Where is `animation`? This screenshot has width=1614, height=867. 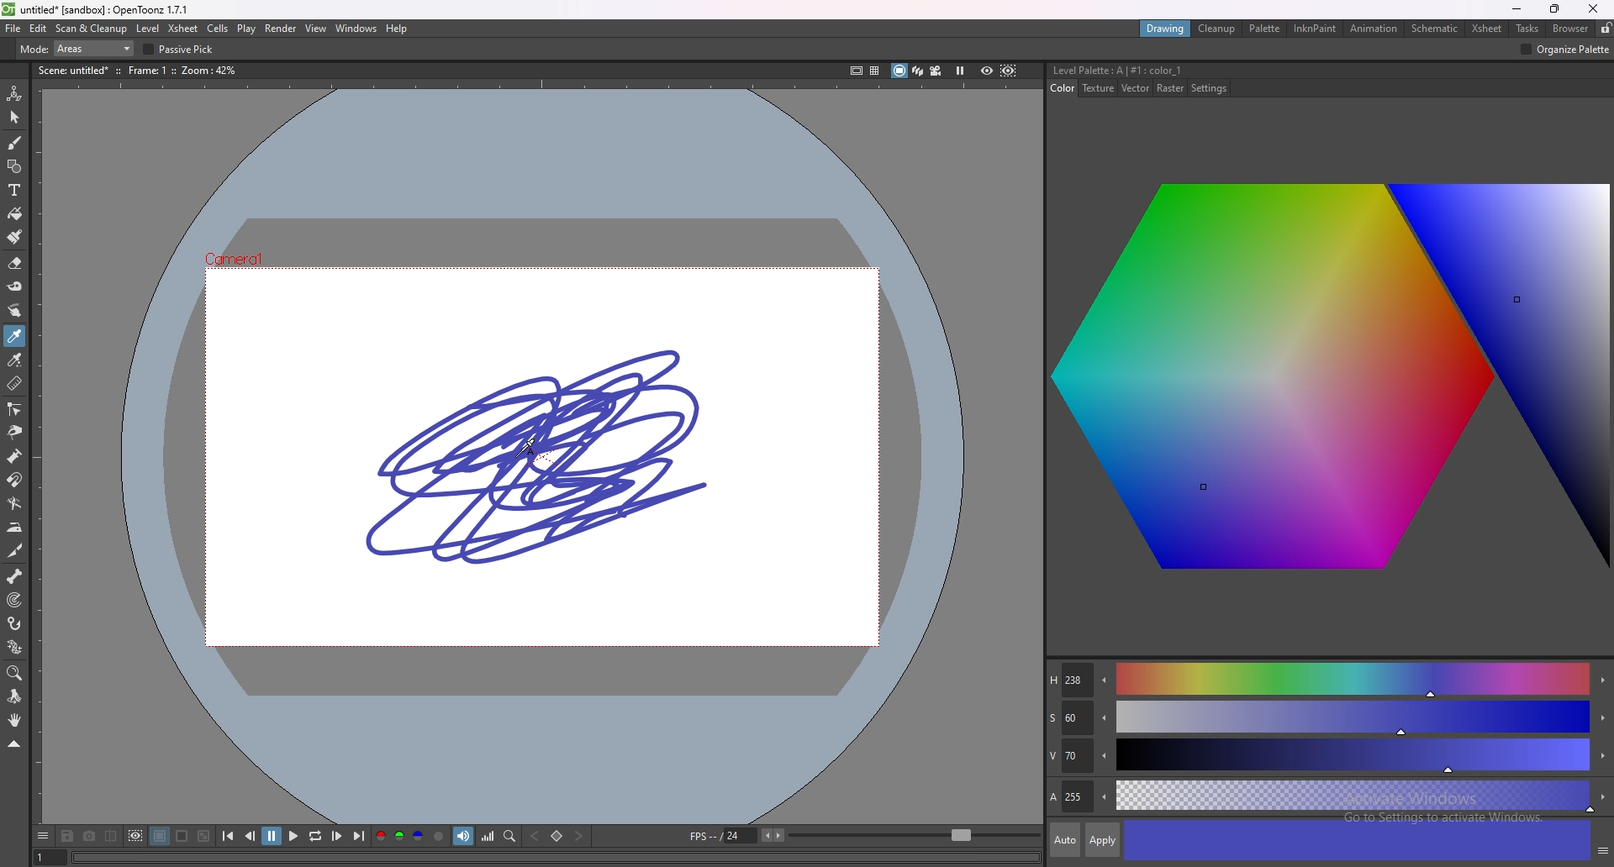 animation is located at coordinates (1374, 29).